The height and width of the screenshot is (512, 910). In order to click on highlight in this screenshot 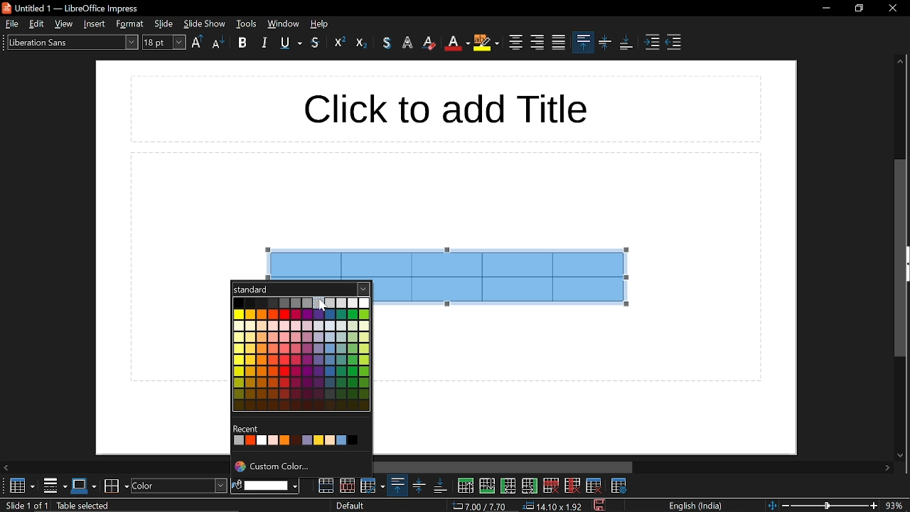, I will do `click(487, 43)`.